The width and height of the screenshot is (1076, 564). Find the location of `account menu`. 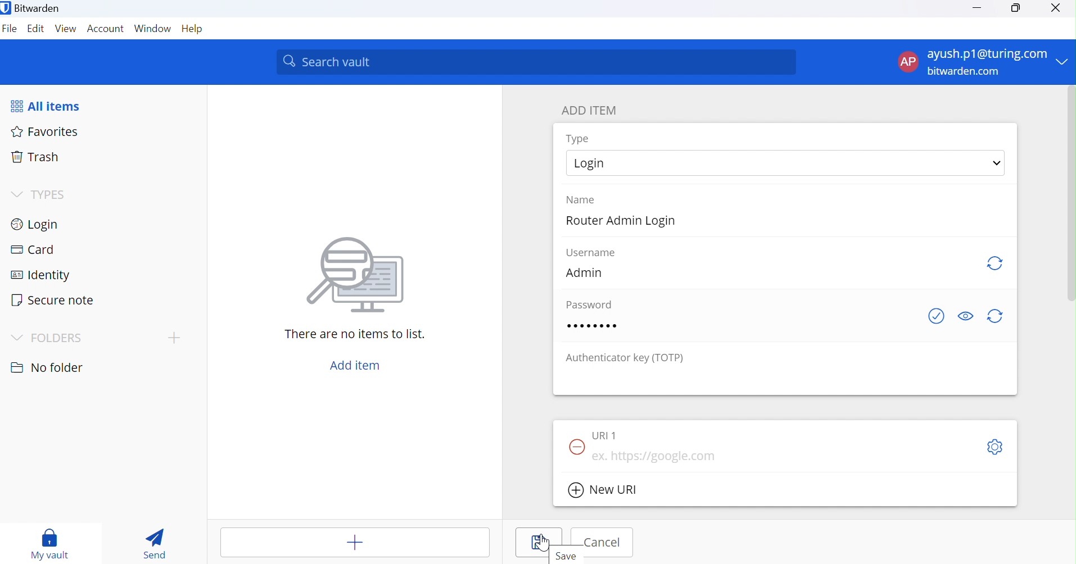

account menu is located at coordinates (982, 62).